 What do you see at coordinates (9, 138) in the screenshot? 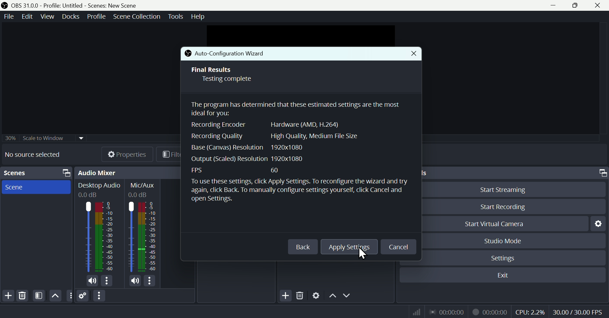
I see `30%` at bounding box center [9, 138].